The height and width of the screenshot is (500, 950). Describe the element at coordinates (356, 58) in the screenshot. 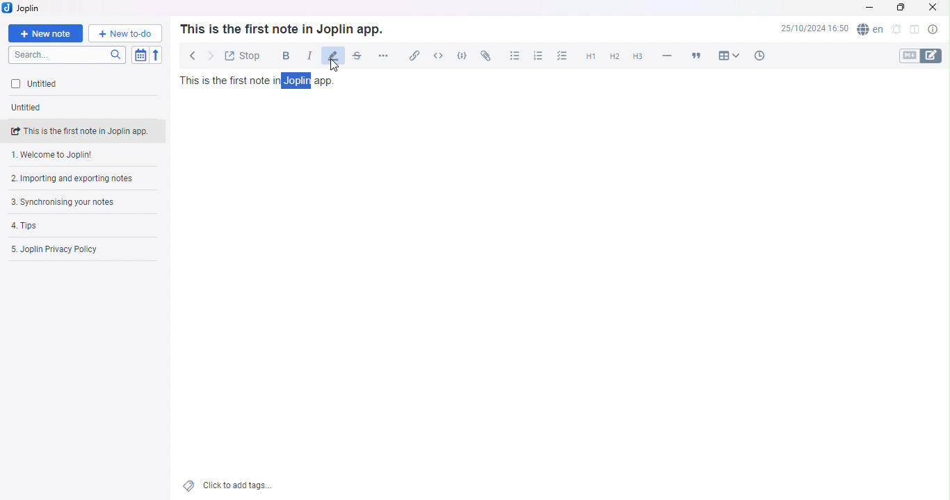

I see `Strikethrough` at that location.